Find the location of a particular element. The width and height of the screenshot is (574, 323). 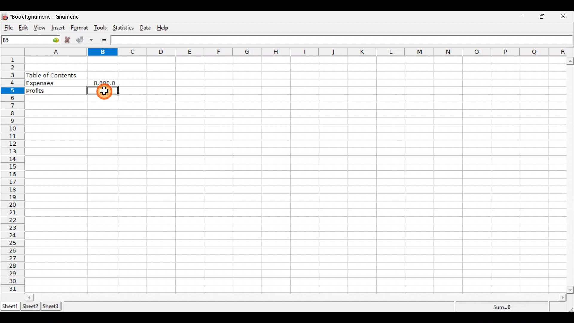

numbering column is located at coordinates (12, 175).